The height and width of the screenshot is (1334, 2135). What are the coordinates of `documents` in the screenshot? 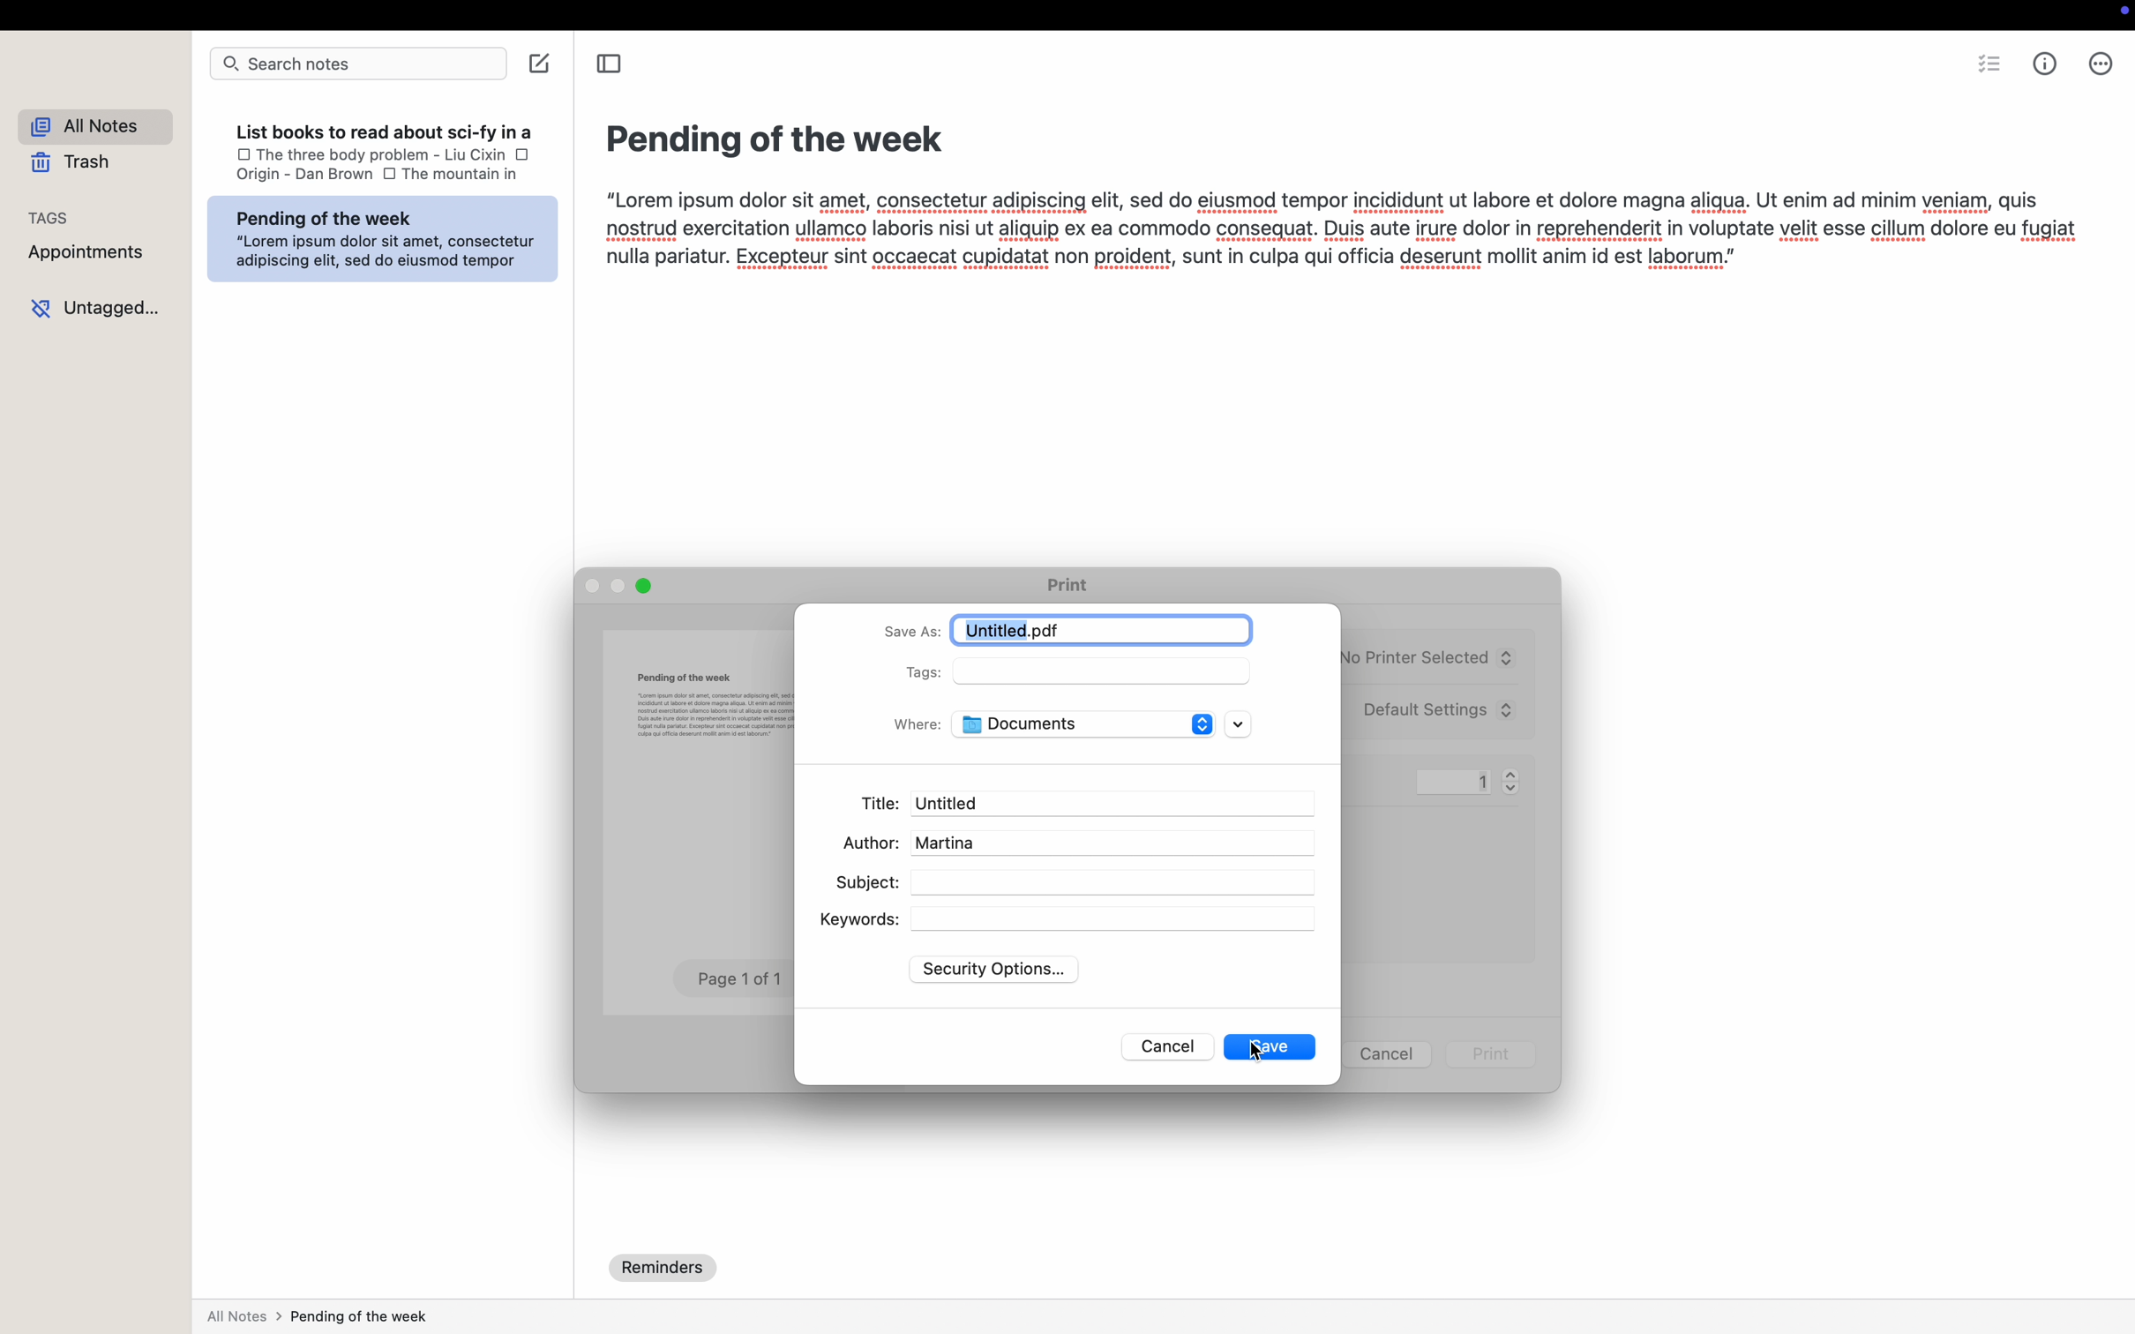 It's located at (1097, 719).